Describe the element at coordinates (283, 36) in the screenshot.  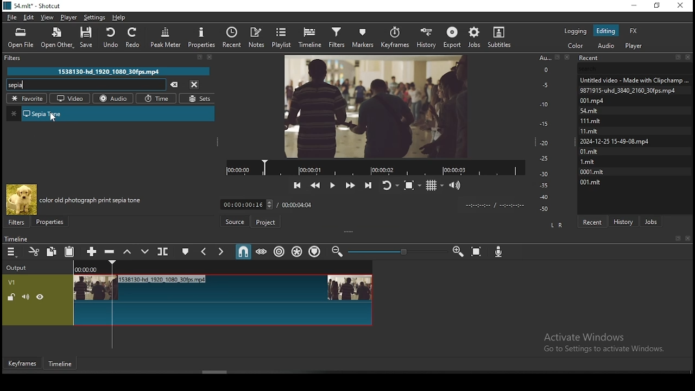
I see `playlist` at that location.